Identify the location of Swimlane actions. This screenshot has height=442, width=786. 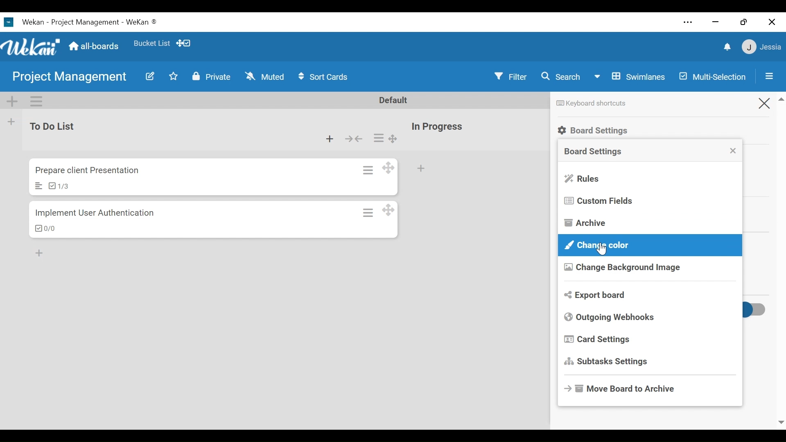
(36, 101).